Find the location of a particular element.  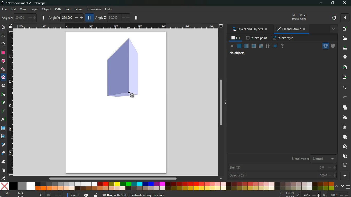

color is located at coordinates (167, 186).